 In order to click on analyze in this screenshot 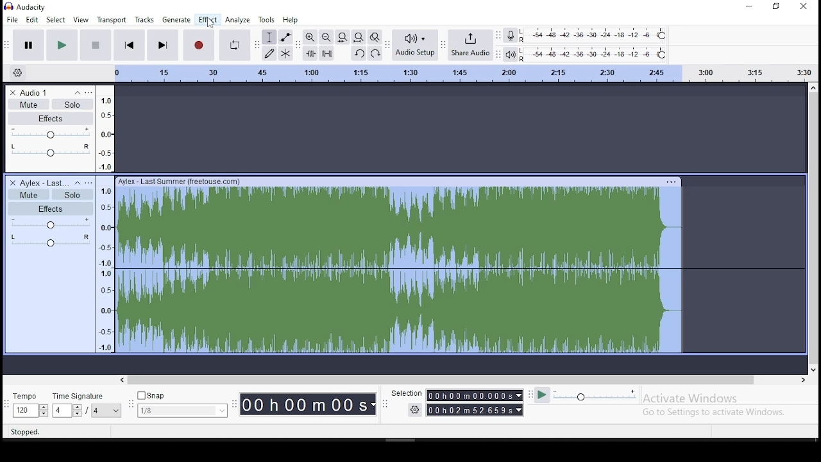, I will do `click(238, 19)`.